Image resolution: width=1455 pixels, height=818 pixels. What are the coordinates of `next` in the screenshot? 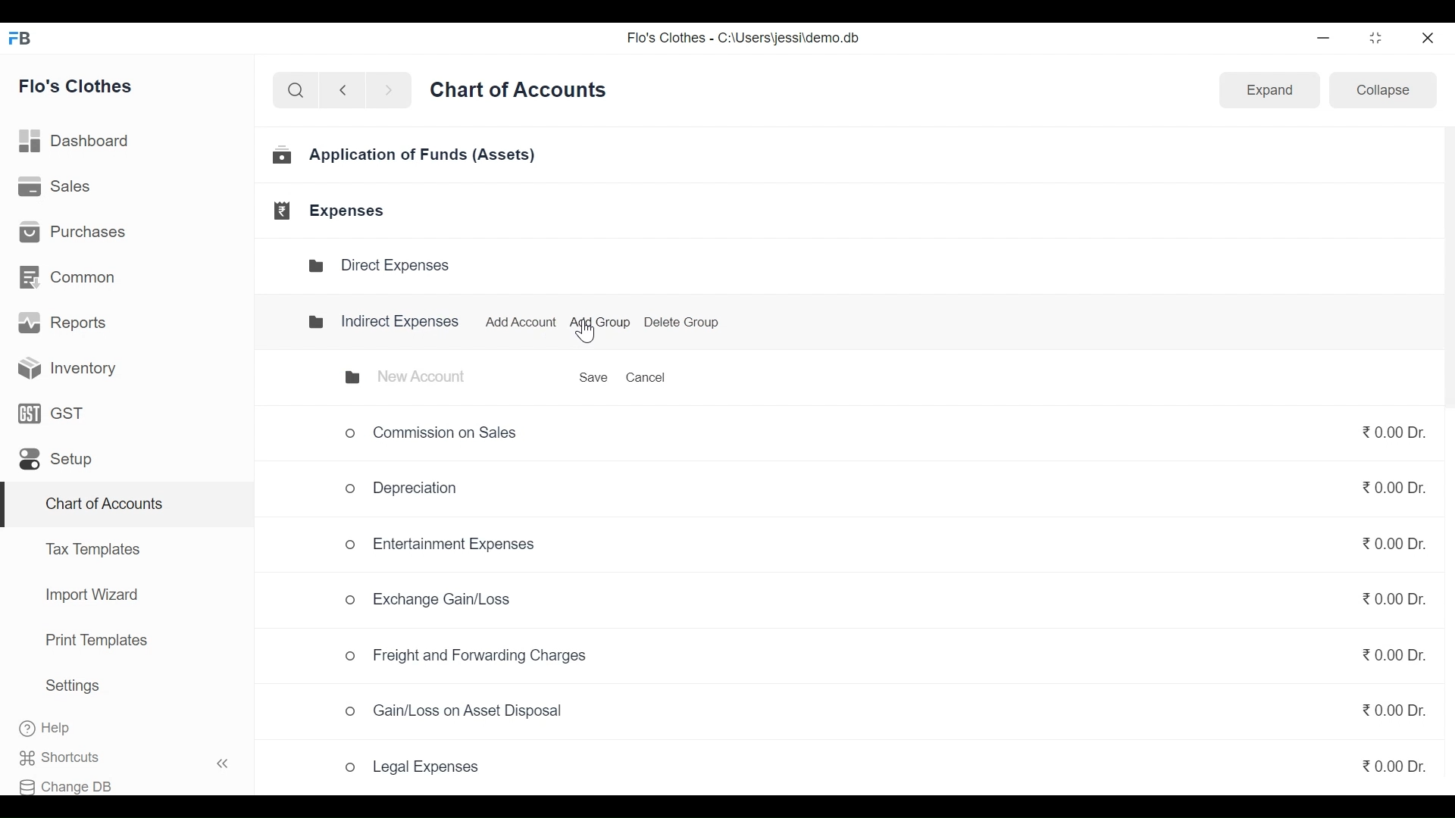 It's located at (391, 93).